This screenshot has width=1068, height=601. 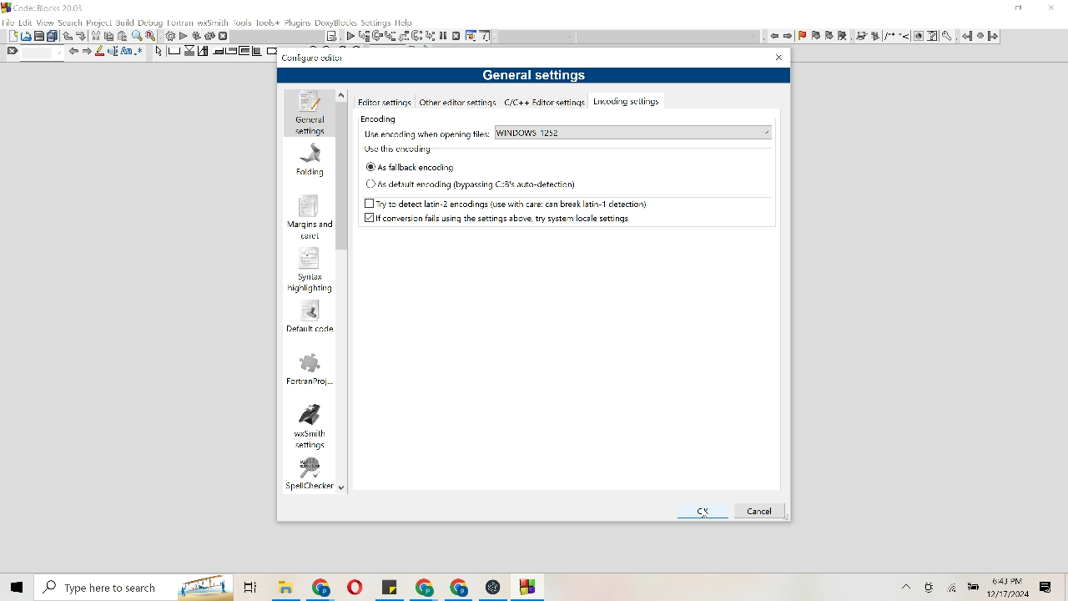 What do you see at coordinates (424, 587) in the screenshot?
I see `File` at bounding box center [424, 587].